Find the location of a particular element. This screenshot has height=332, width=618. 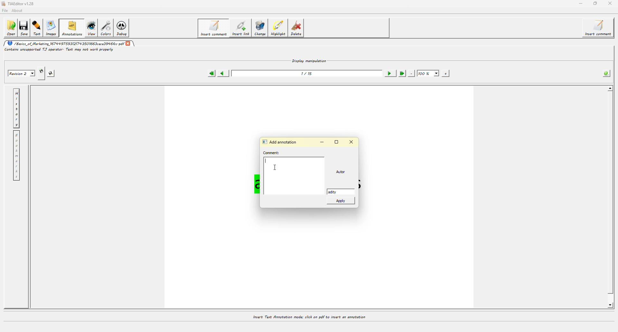

cursor is located at coordinates (275, 168).